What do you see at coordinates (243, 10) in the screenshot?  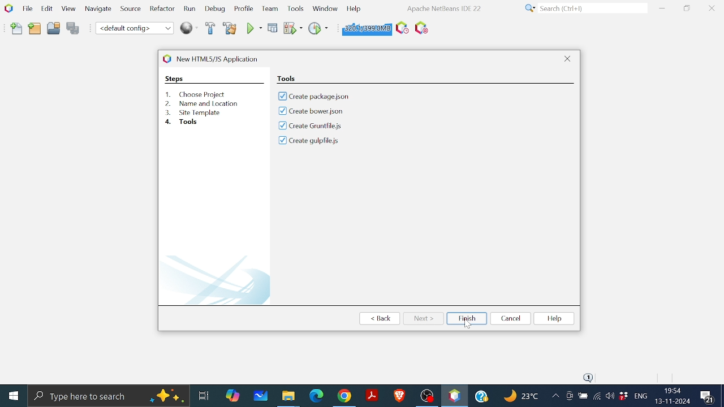 I see `Profile` at bounding box center [243, 10].